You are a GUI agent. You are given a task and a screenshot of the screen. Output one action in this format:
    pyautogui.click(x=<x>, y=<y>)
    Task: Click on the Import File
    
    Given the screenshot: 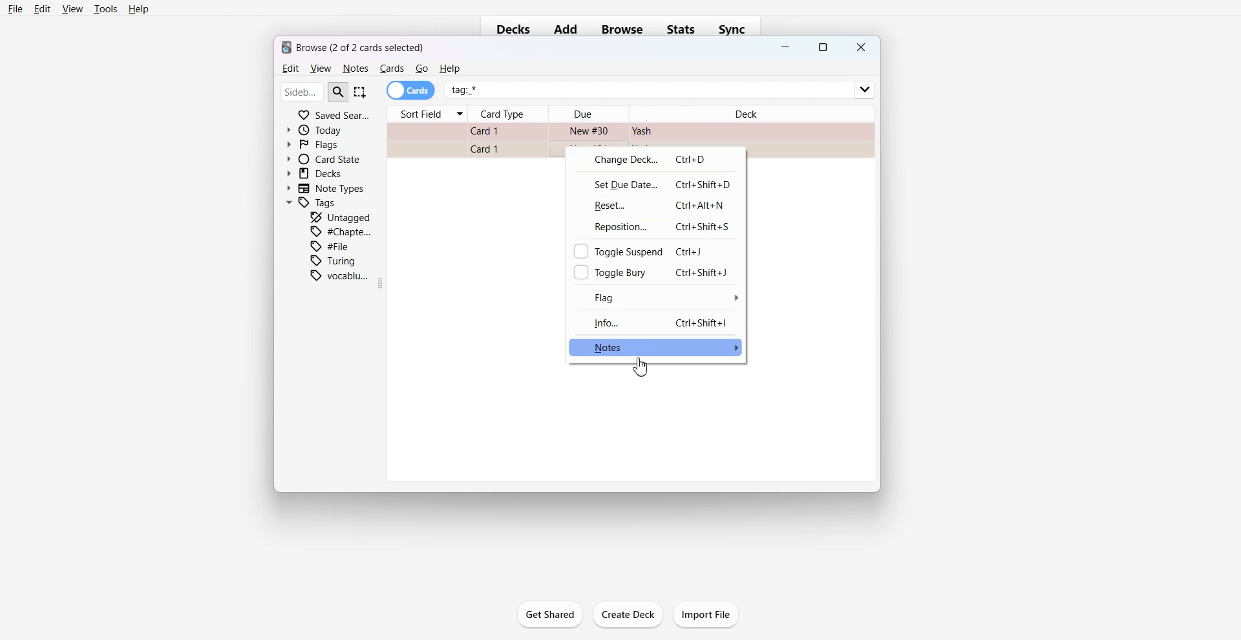 What is the action you would take?
    pyautogui.click(x=707, y=614)
    